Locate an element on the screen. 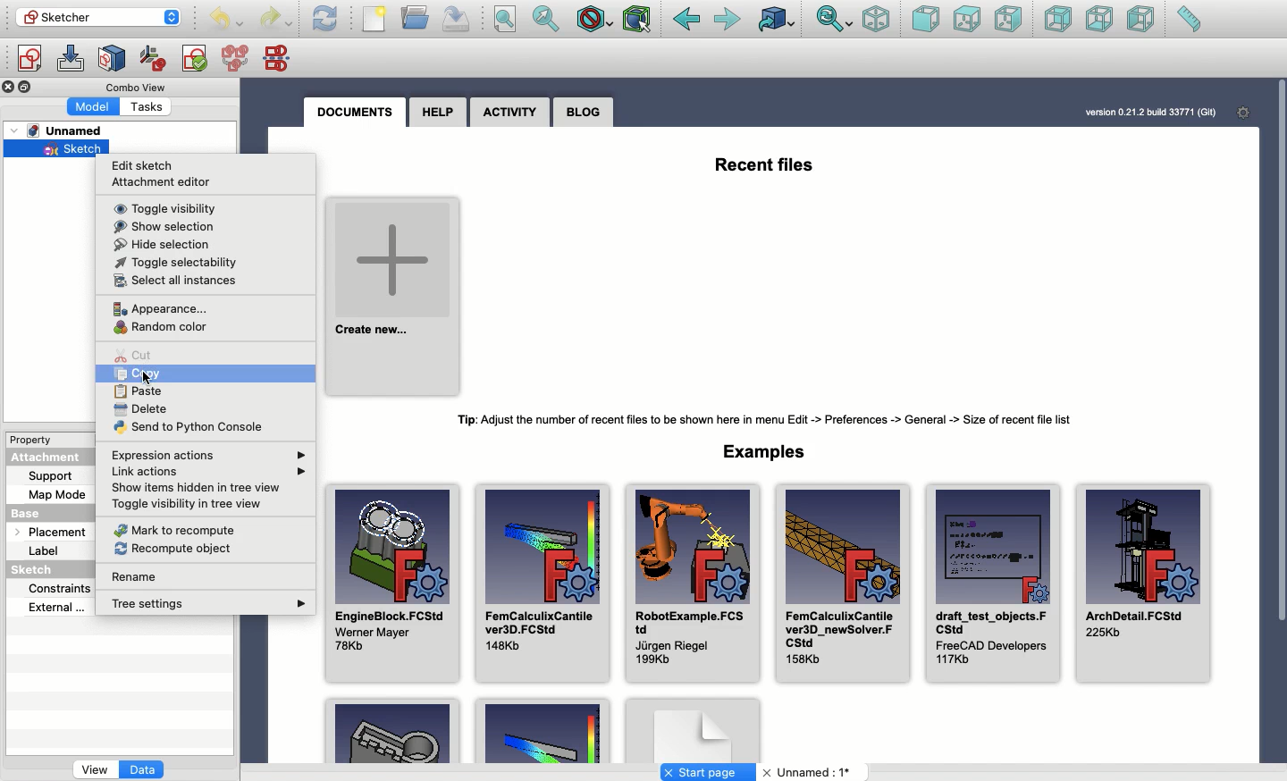 This screenshot has width=1287, height=781. Toggle selectability is located at coordinates (172, 262).